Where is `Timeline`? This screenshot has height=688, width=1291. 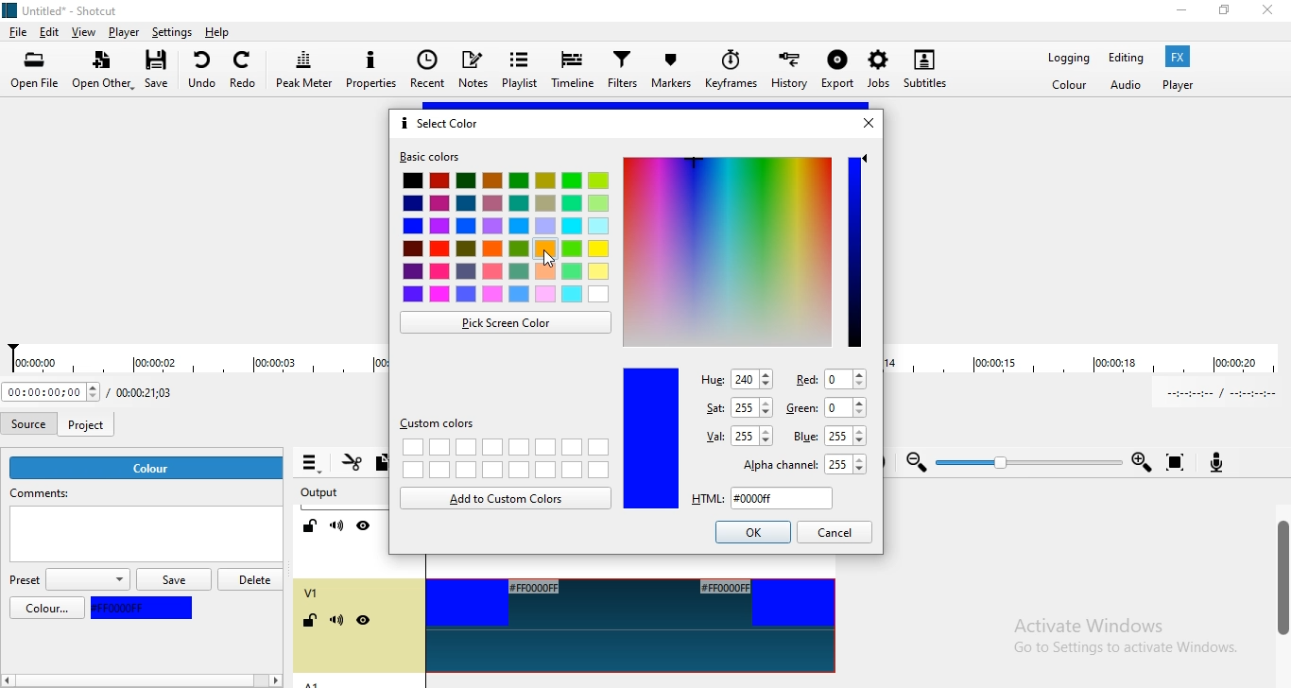 Timeline is located at coordinates (575, 70).